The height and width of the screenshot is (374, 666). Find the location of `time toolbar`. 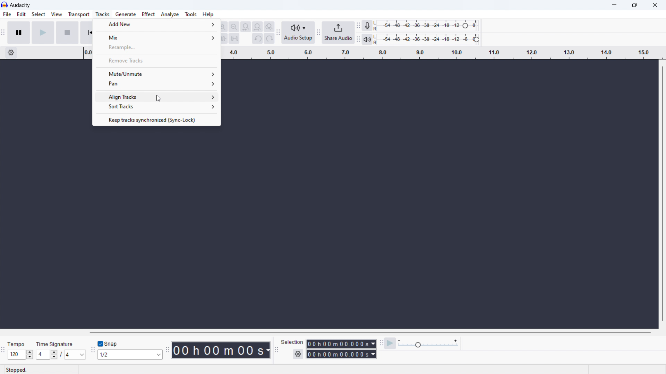

time toolbar is located at coordinates (167, 348).